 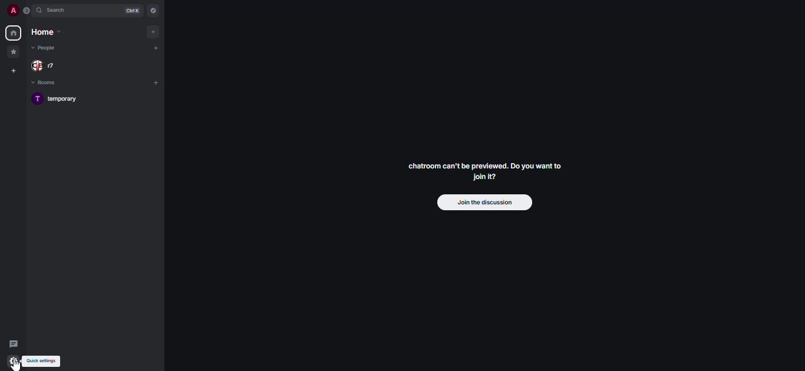 I want to click on create space, so click(x=14, y=71).